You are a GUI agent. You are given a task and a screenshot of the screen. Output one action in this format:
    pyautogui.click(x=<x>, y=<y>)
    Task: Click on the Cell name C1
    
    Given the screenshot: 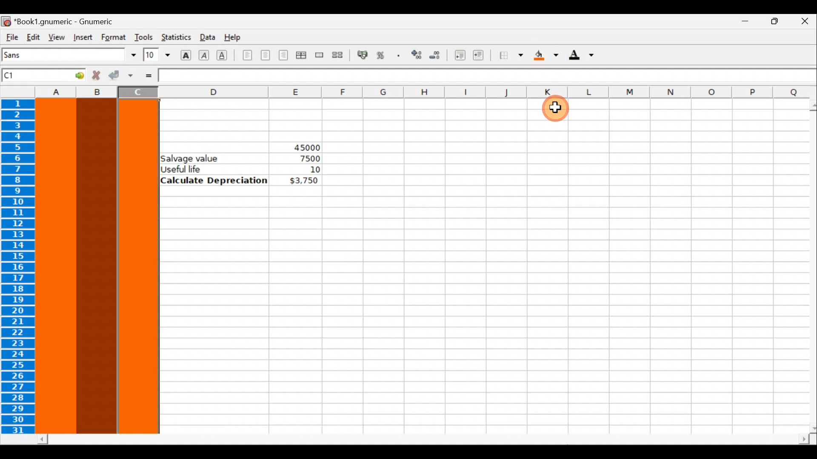 What is the action you would take?
    pyautogui.click(x=30, y=76)
    